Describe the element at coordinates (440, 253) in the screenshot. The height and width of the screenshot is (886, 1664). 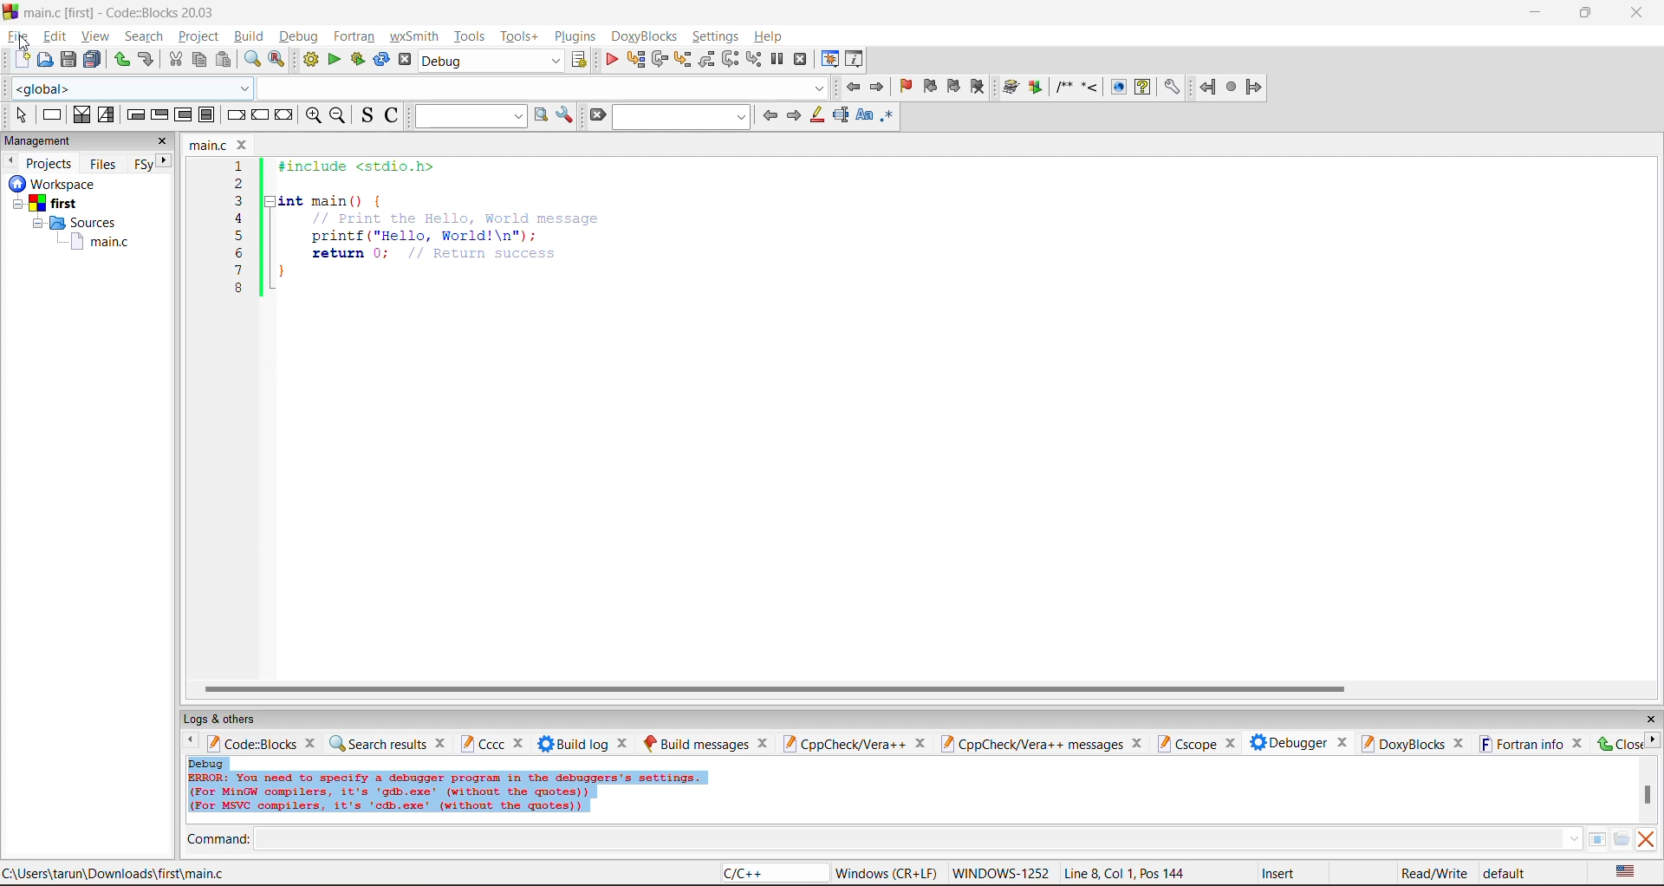
I see `return 0` at that location.